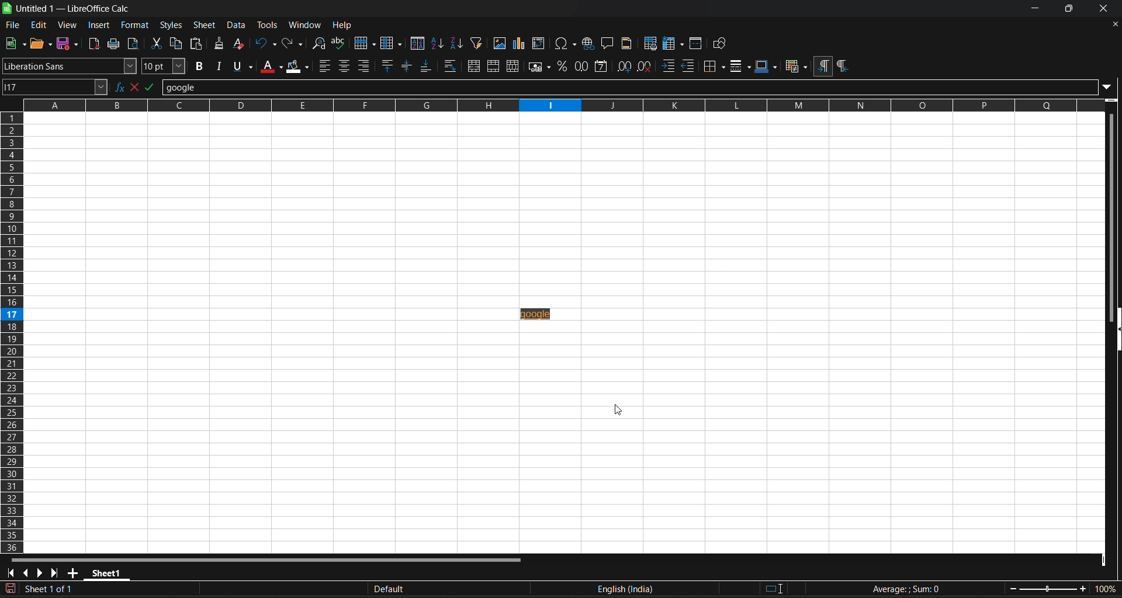 The image size is (1122, 598). What do you see at coordinates (165, 66) in the screenshot?
I see `font size` at bounding box center [165, 66].